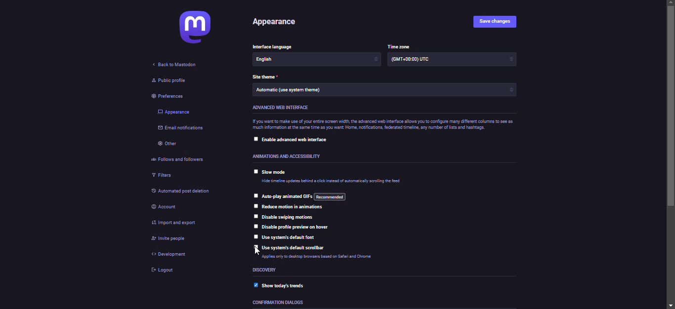 This screenshot has height=309, width=675. I want to click on save changes, so click(493, 21).